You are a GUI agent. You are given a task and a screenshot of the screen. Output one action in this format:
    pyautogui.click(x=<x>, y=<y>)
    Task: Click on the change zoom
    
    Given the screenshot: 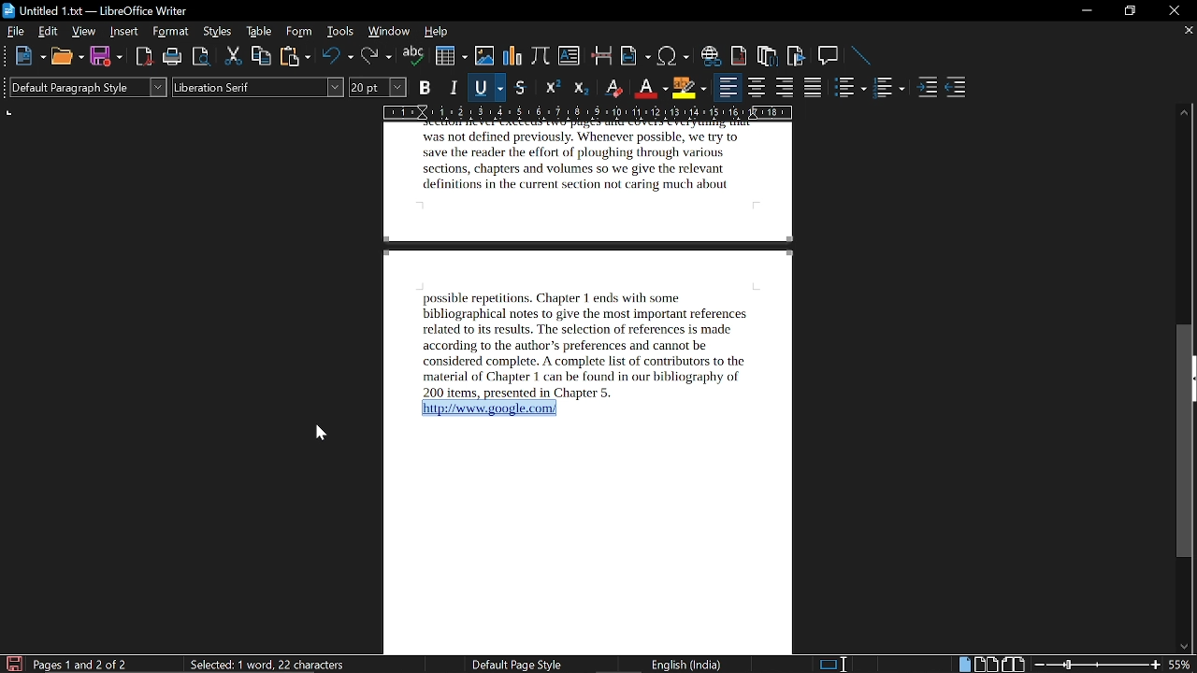 What is the action you would take?
    pyautogui.click(x=1096, y=665)
    